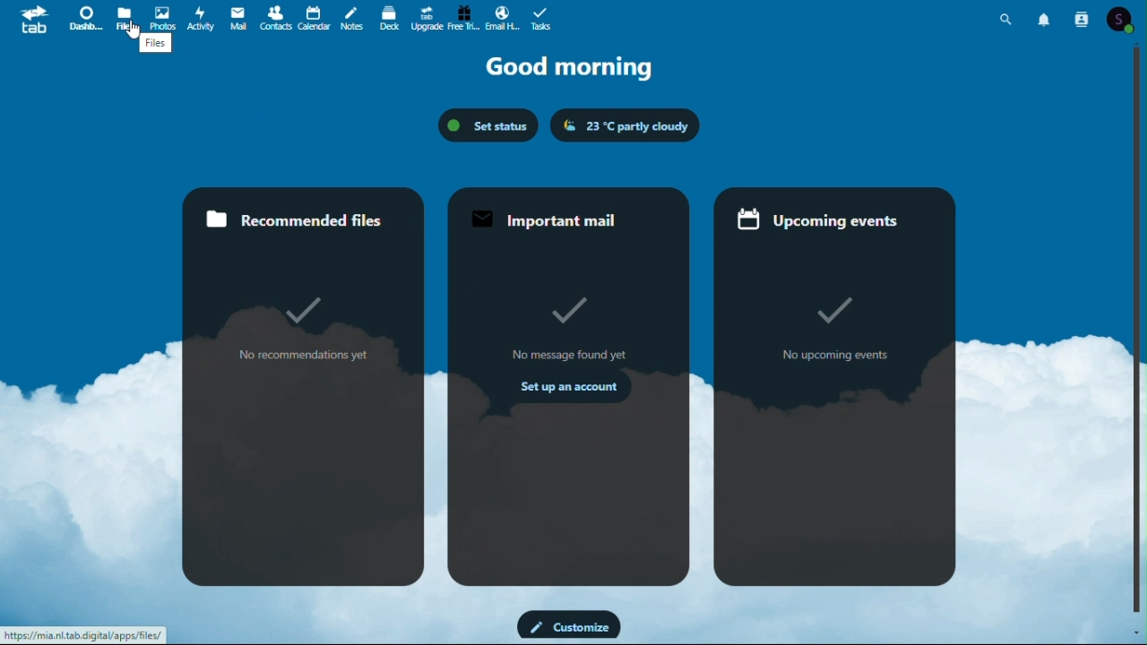 This screenshot has height=645, width=1147. What do you see at coordinates (32, 22) in the screenshot?
I see `tab` at bounding box center [32, 22].